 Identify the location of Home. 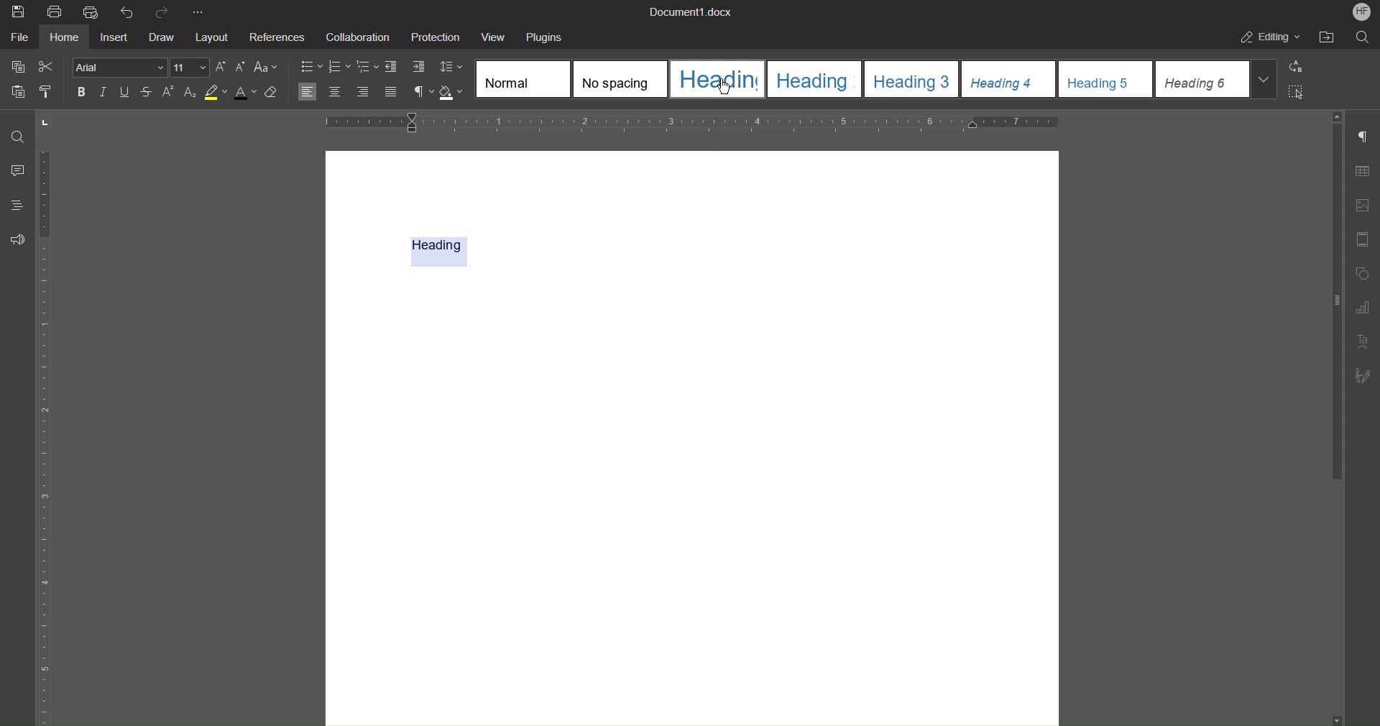
(67, 40).